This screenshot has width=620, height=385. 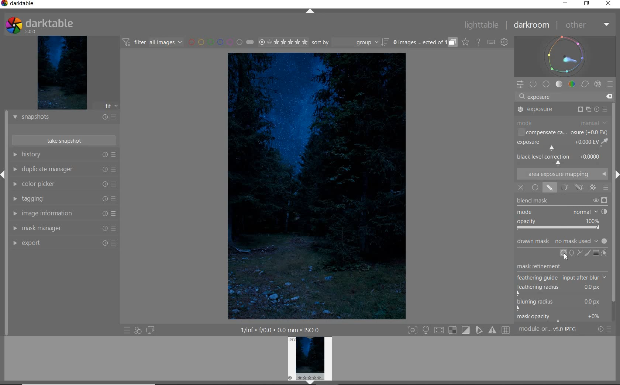 I want to click on BACK LEVEL CORRECTION, so click(x=562, y=159).